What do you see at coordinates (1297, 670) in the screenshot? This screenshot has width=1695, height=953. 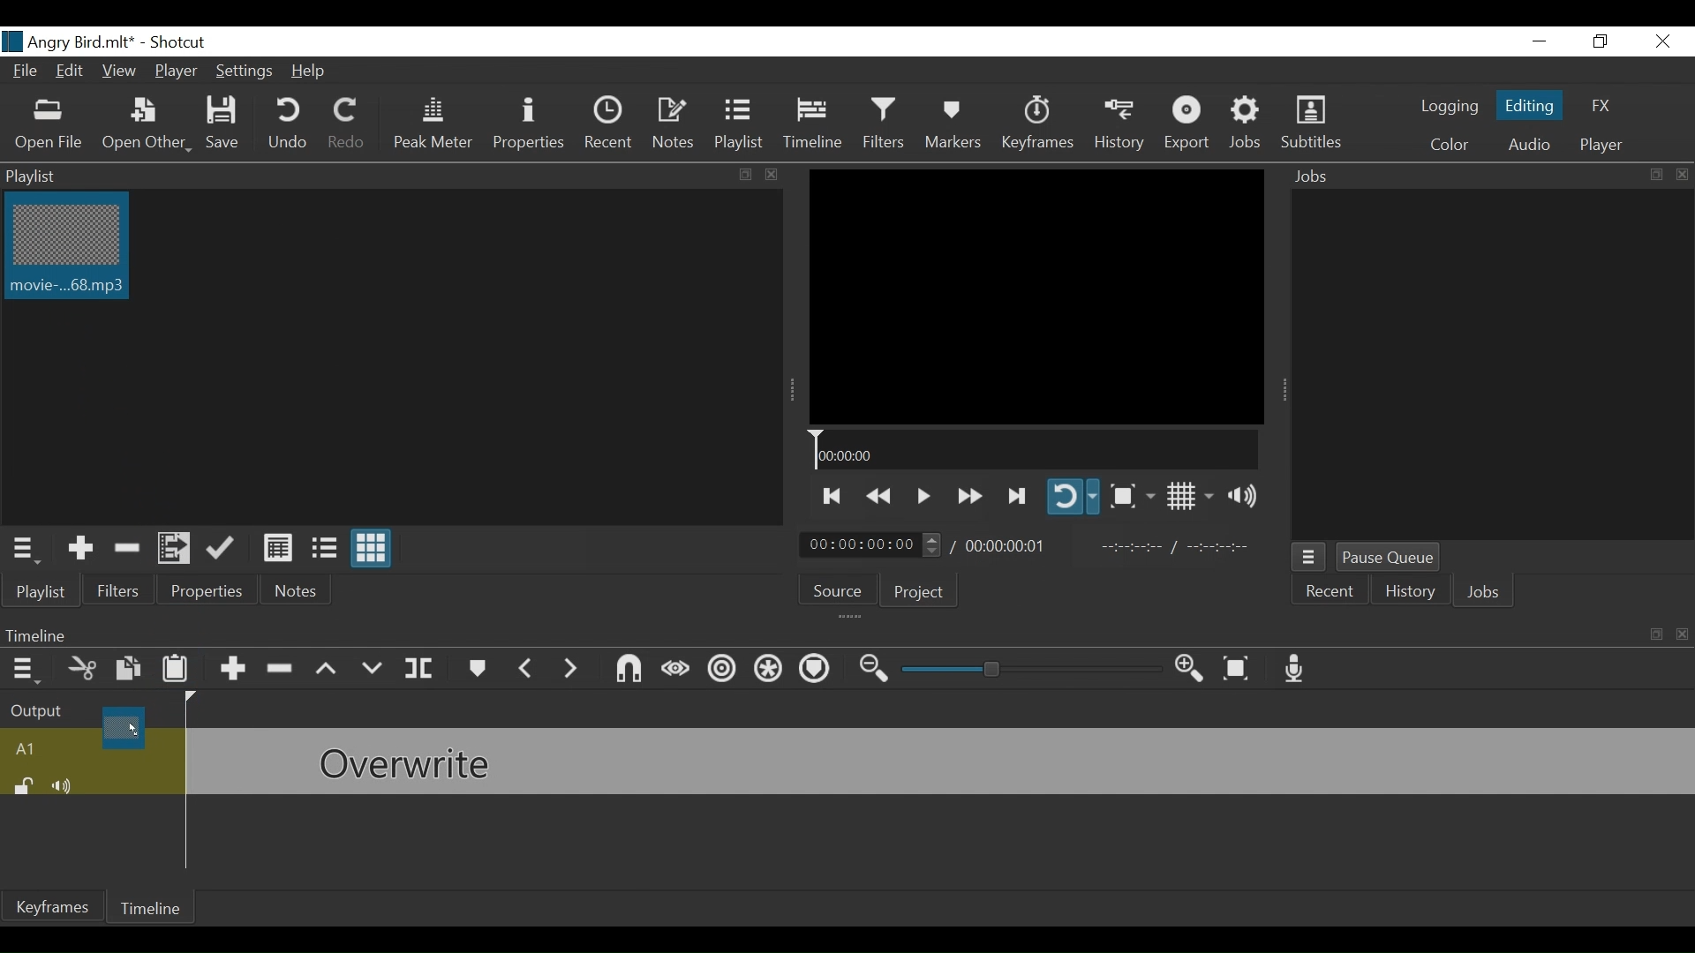 I see `Record audio` at bounding box center [1297, 670].